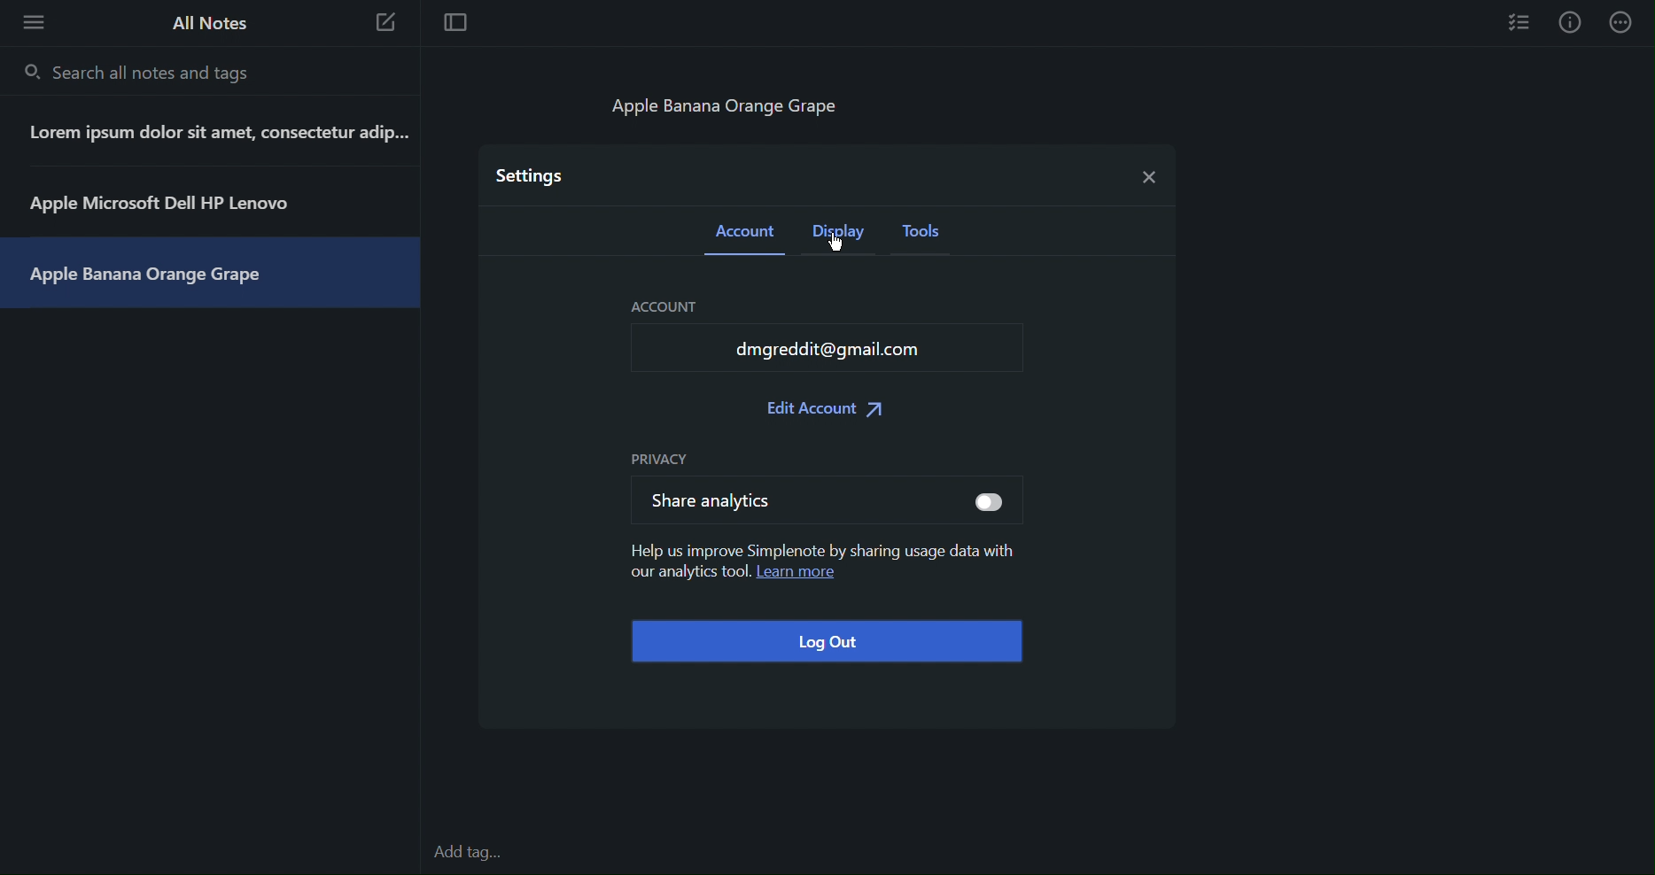  I want to click on Tools, so click(928, 236).